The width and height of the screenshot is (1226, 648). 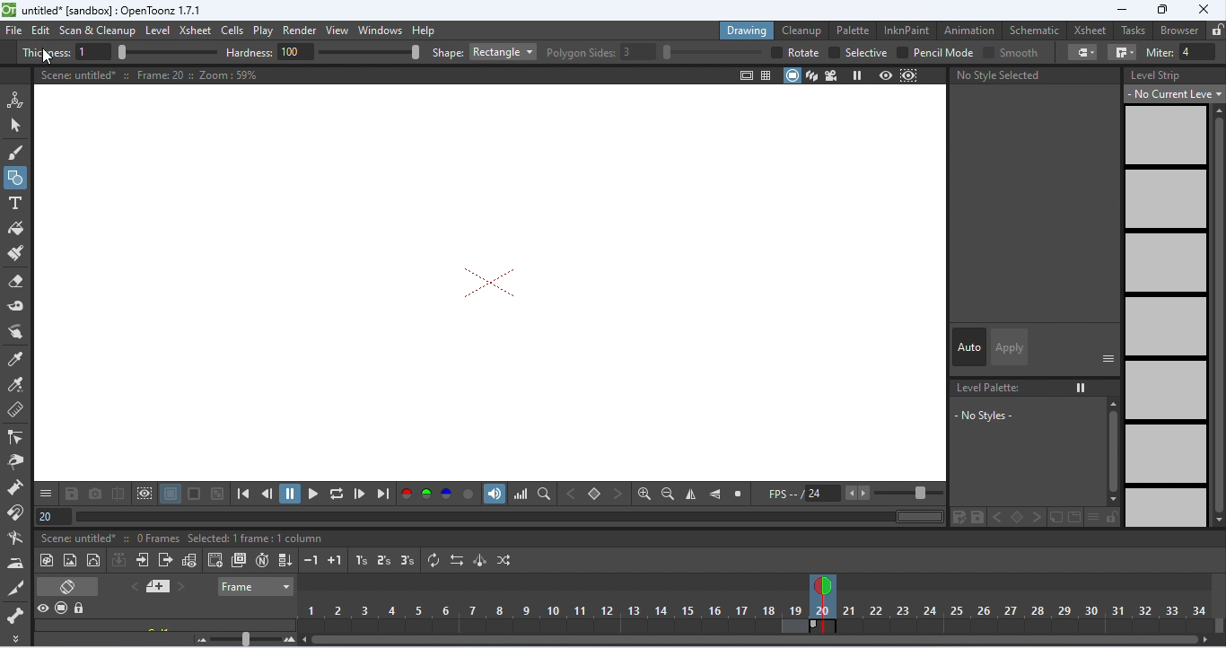 I want to click on scan and clean up, so click(x=96, y=31).